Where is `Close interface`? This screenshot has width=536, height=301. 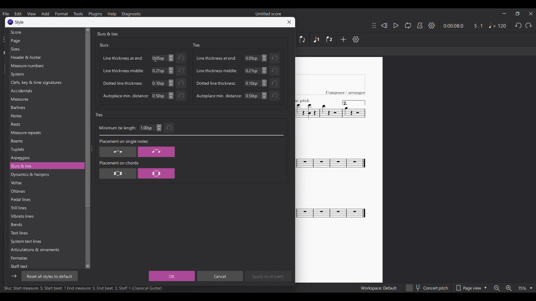 Close interface is located at coordinates (531, 14).